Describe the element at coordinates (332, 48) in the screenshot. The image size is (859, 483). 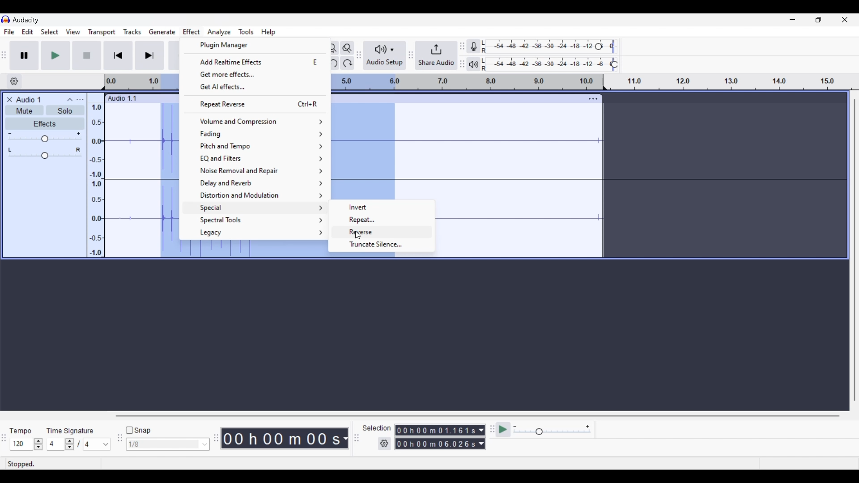
I see `Fit project to width` at that location.